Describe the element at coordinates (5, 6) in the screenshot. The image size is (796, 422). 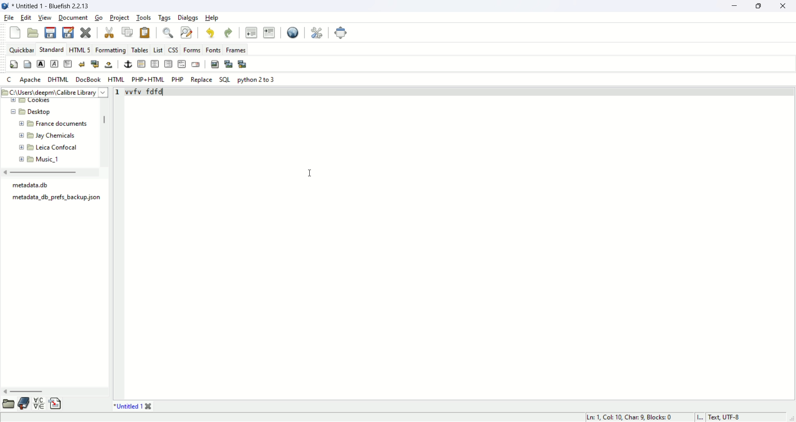
I see `logo` at that location.